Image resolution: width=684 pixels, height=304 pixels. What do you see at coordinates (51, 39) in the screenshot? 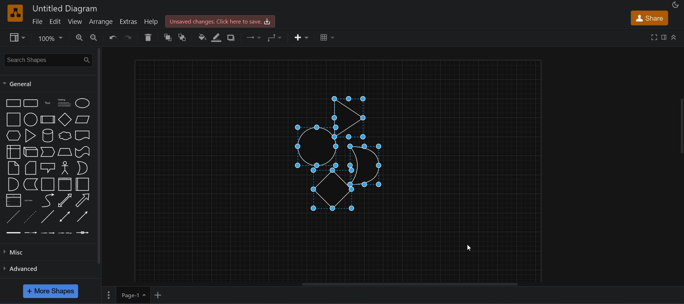
I see `zoom` at bounding box center [51, 39].